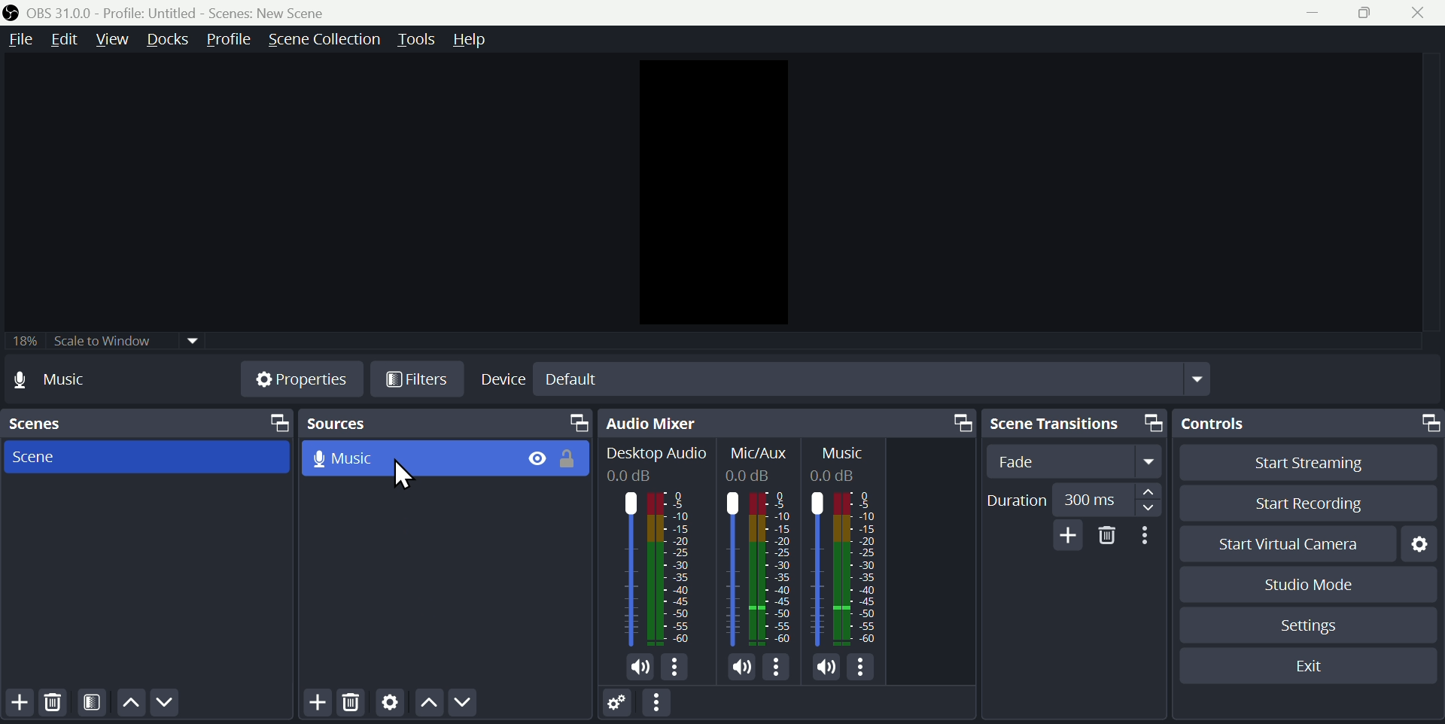 Image resolution: width=1445 pixels, height=724 pixels. Describe the element at coordinates (1200, 379) in the screenshot. I see `Drop down ` at that location.